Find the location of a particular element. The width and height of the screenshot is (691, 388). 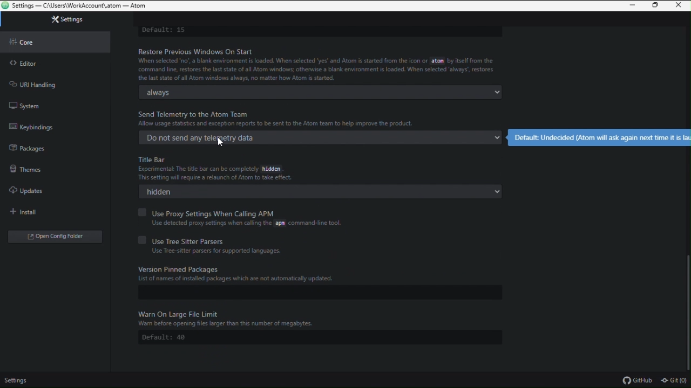

cursor is located at coordinates (220, 144).